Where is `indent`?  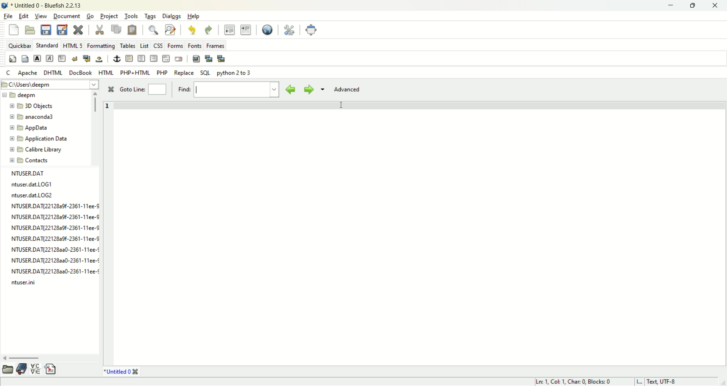
indent is located at coordinates (246, 30).